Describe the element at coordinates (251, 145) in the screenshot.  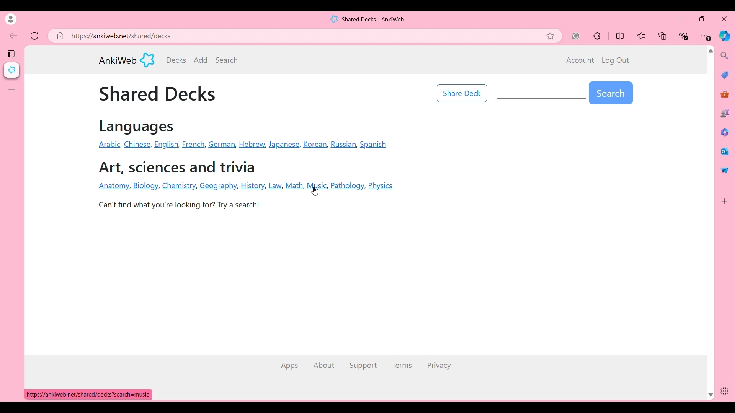
I see `Hebrew` at that location.